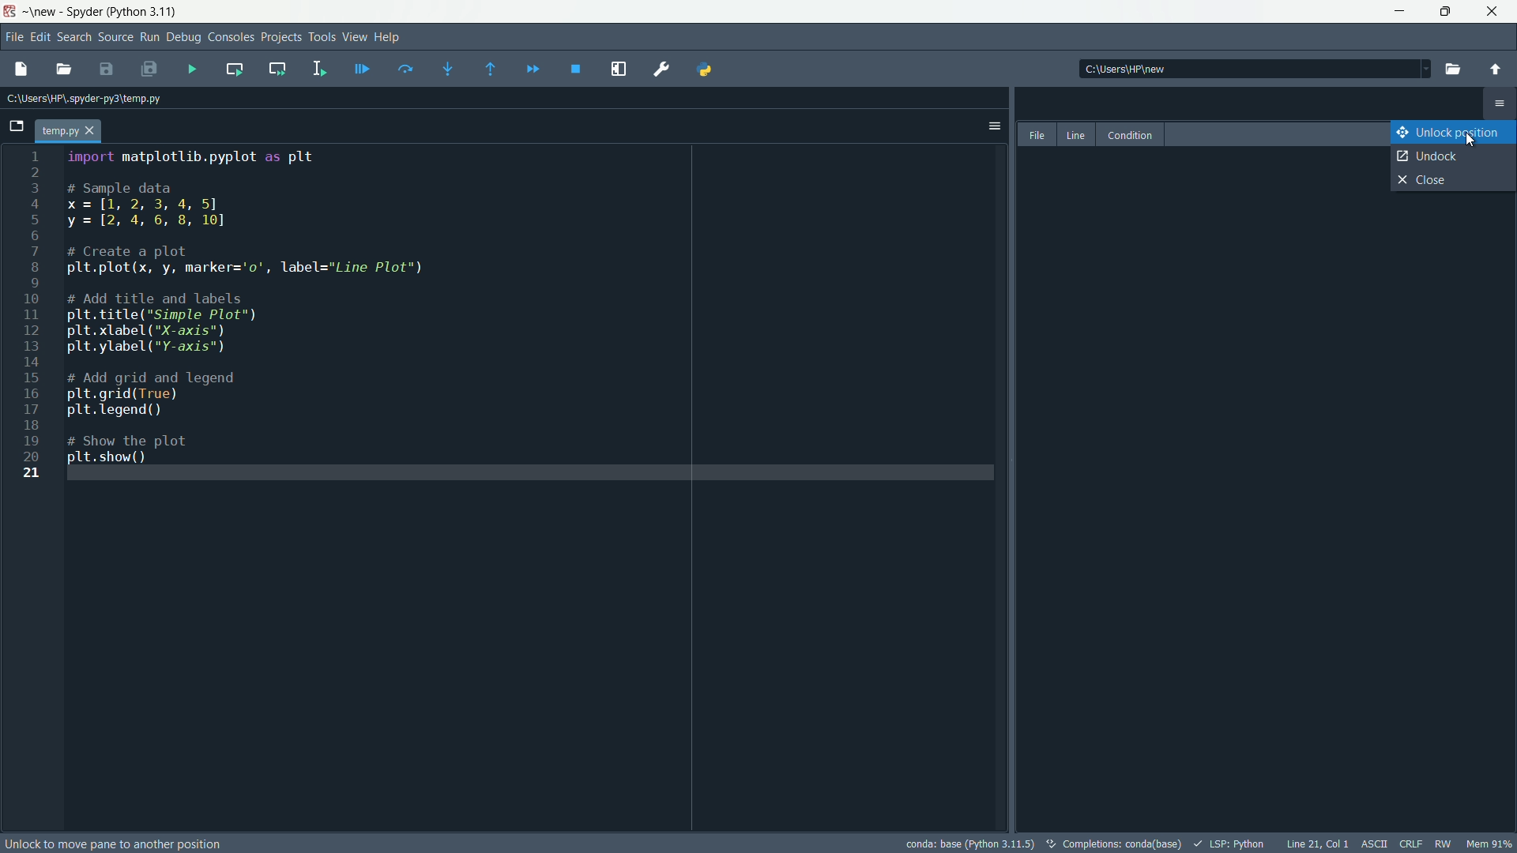 The image size is (1517, 853). What do you see at coordinates (363, 67) in the screenshot?
I see `debug file` at bounding box center [363, 67].